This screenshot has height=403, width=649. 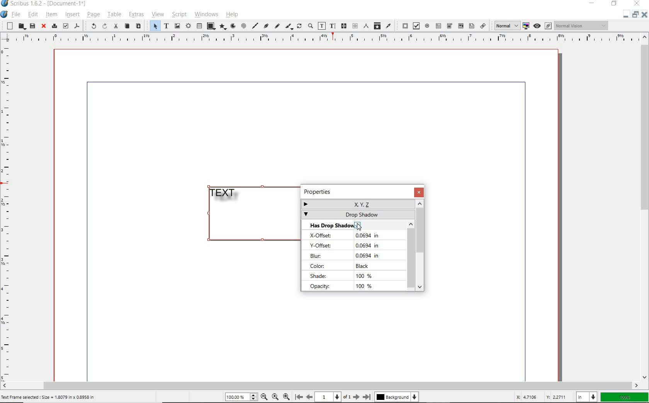 I want to click on new, so click(x=10, y=25).